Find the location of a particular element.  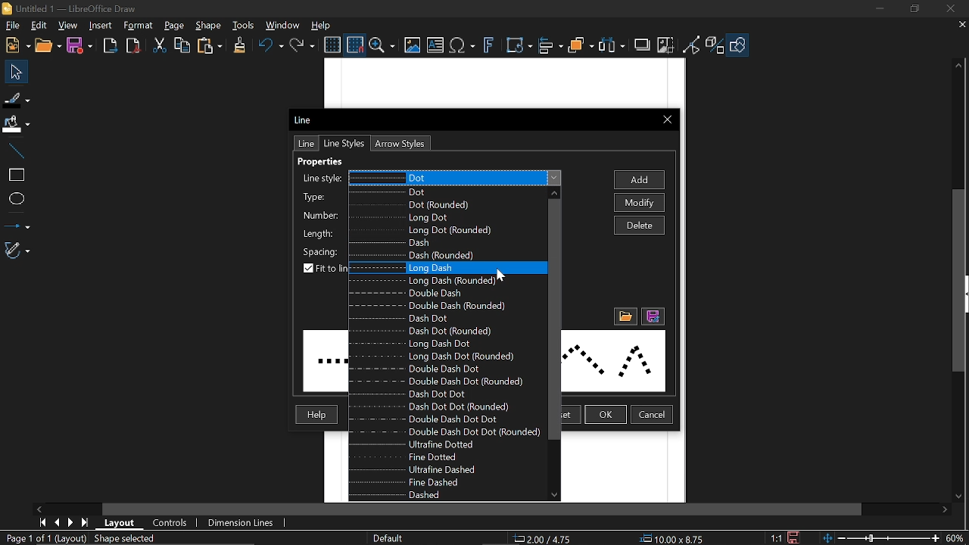

Move right is located at coordinates (947, 510).